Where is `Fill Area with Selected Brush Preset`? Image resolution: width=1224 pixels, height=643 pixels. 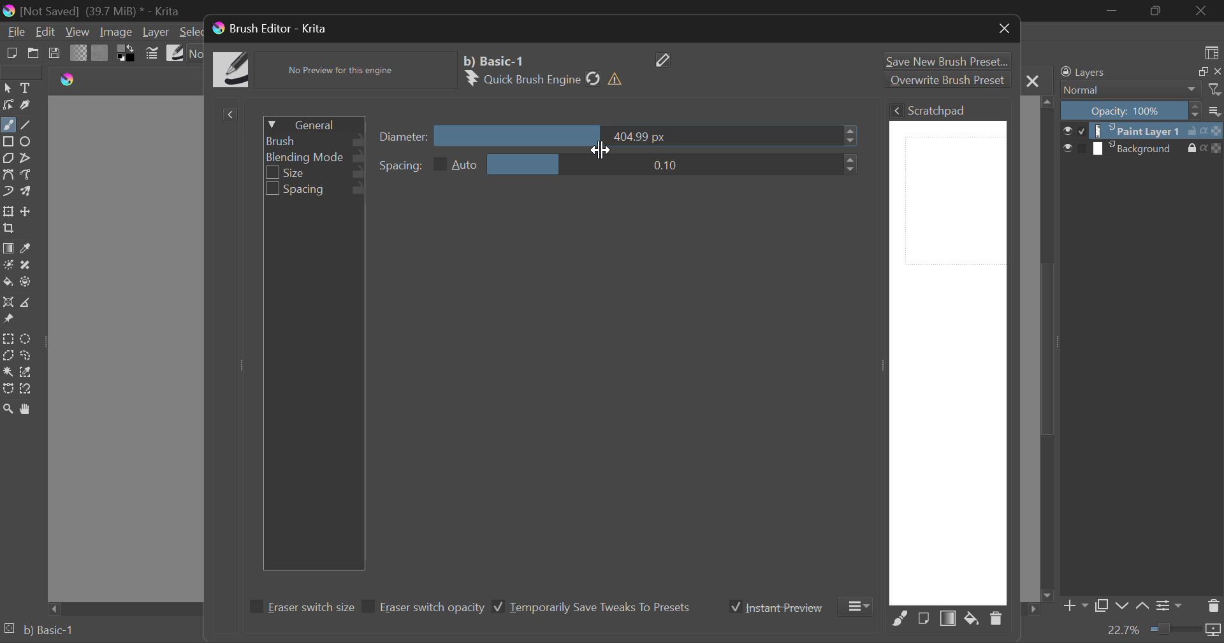 Fill Area with Selected Brush Preset is located at coordinates (900, 619).